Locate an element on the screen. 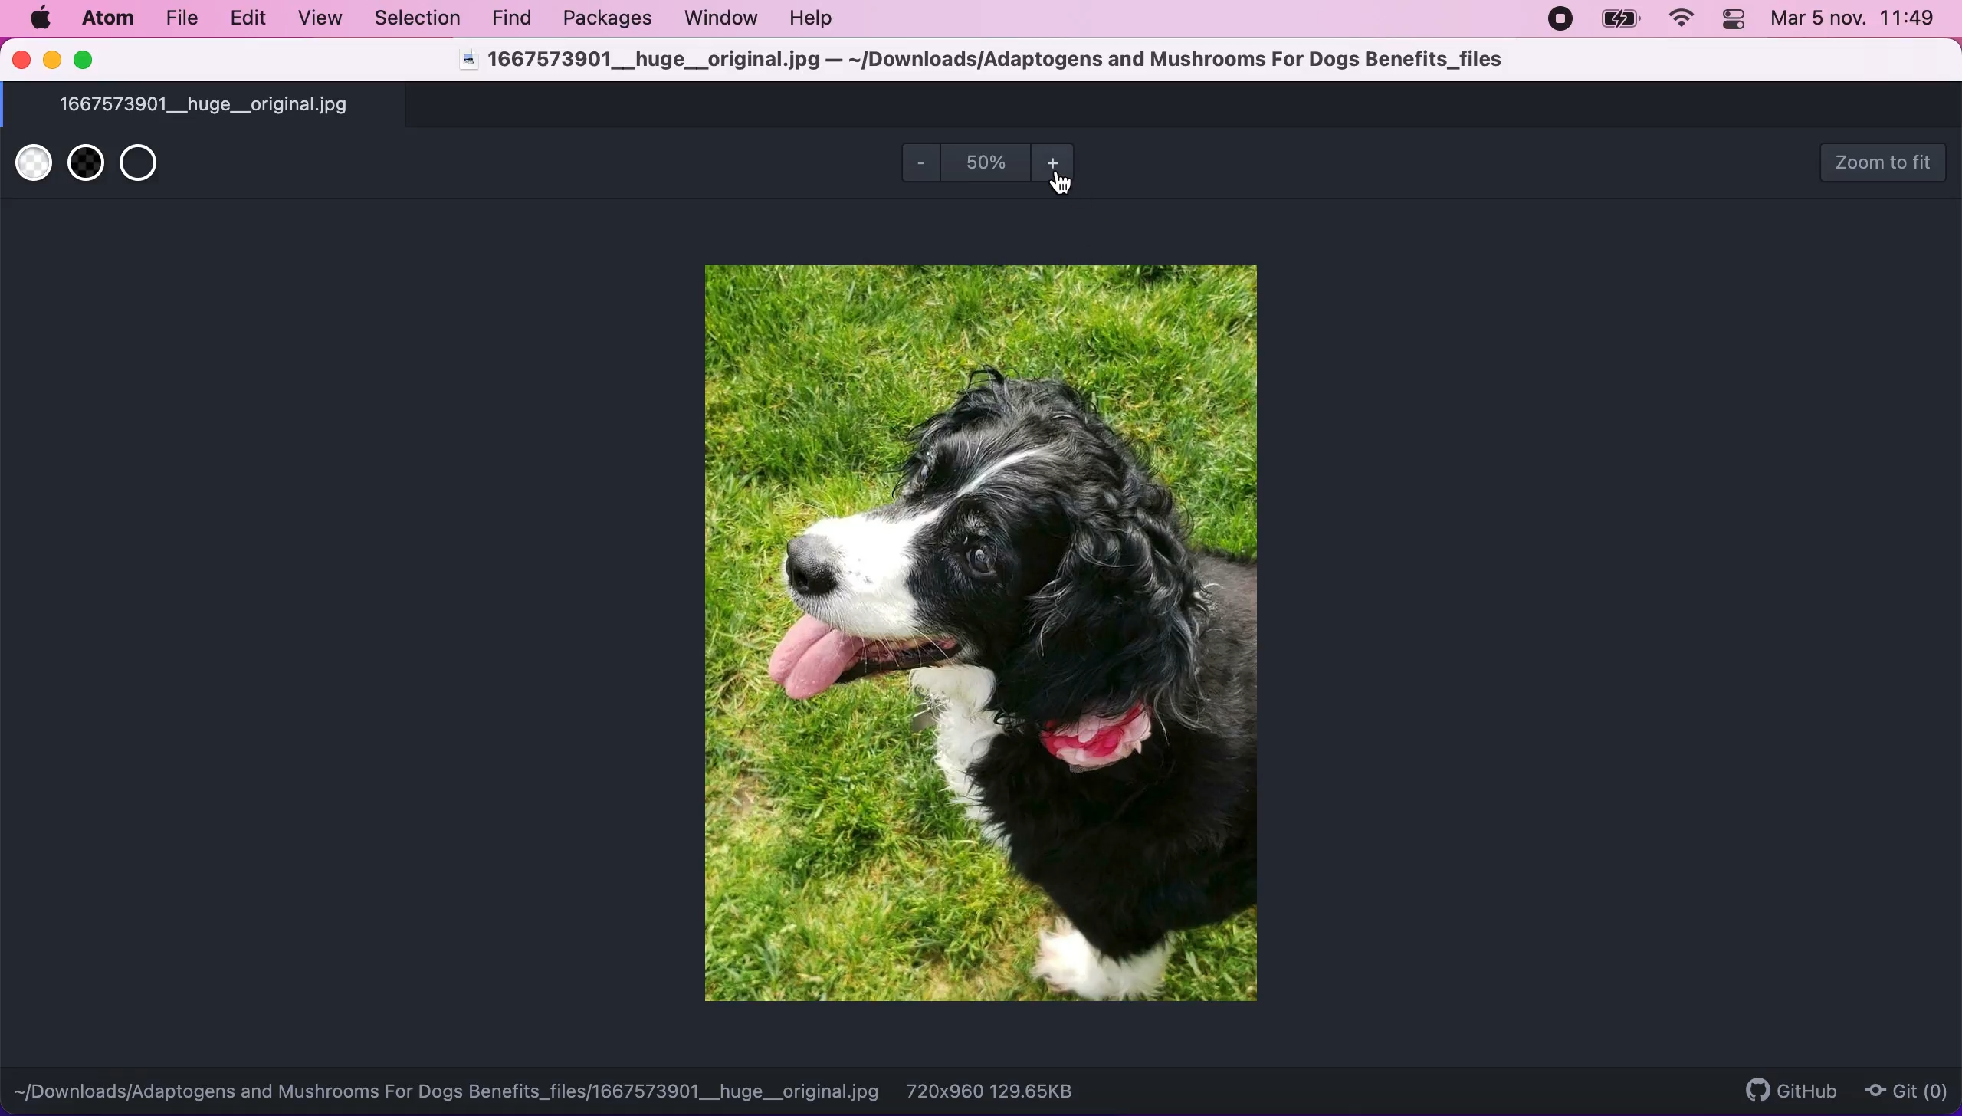 The height and width of the screenshot is (1116, 1962). 1667573901_huge_original.jpg is located at coordinates (235, 106).